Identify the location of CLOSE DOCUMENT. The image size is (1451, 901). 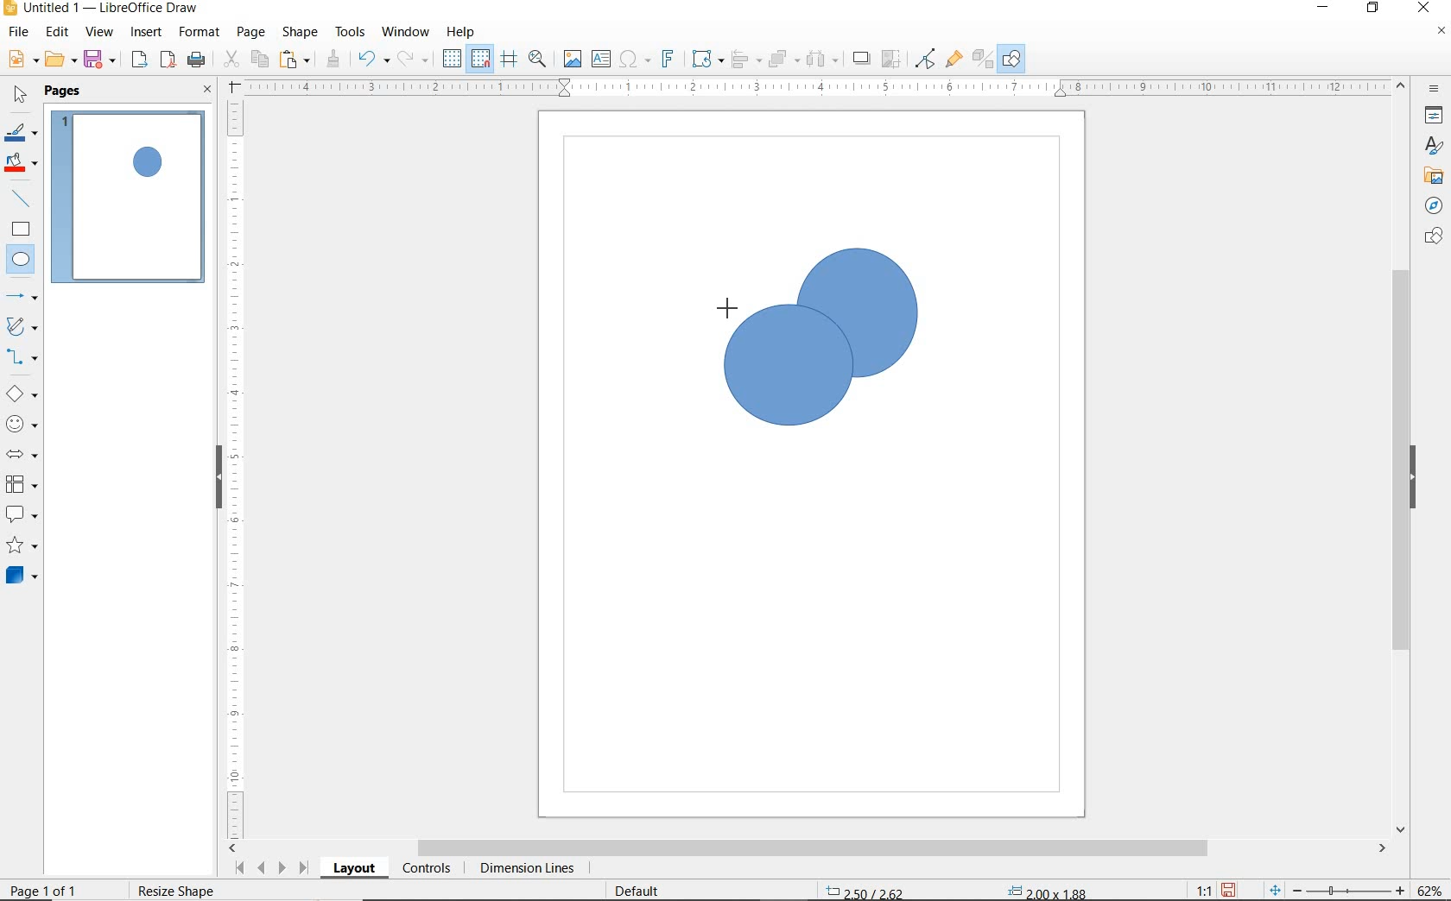
(1441, 33).